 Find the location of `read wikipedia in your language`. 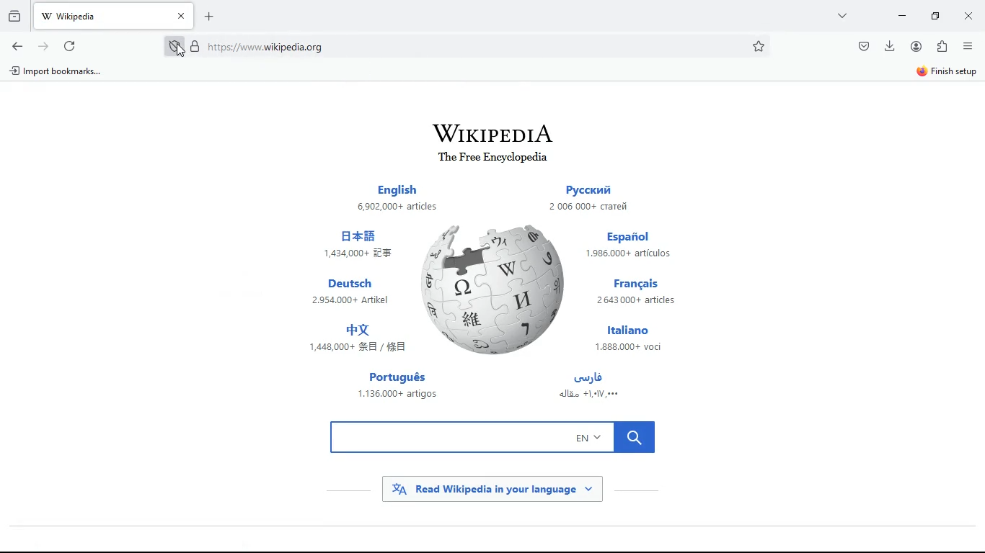

read wikipedia in your language is located at coordinates (491, 489).